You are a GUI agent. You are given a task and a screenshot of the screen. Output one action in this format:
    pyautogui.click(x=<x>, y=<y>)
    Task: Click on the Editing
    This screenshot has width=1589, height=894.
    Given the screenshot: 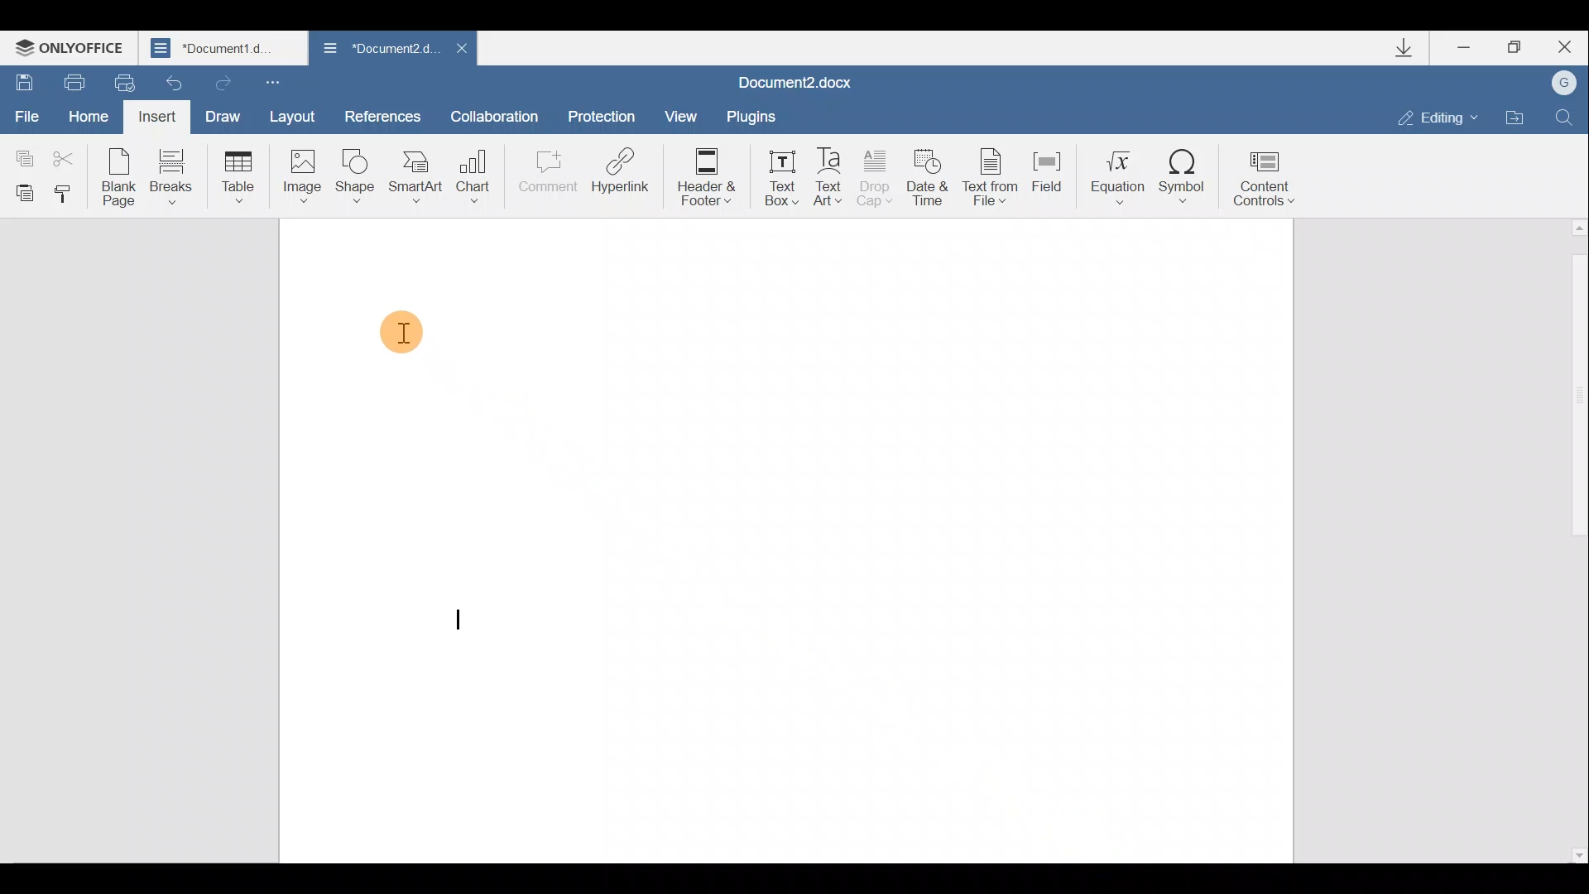 What is the action you would take?
    pyautogui.click(x=1443, y=118)
    